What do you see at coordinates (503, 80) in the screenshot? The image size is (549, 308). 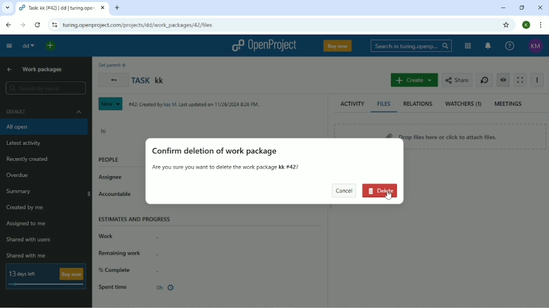 I see `Unwatch work package` at bounding box center [503, 80].